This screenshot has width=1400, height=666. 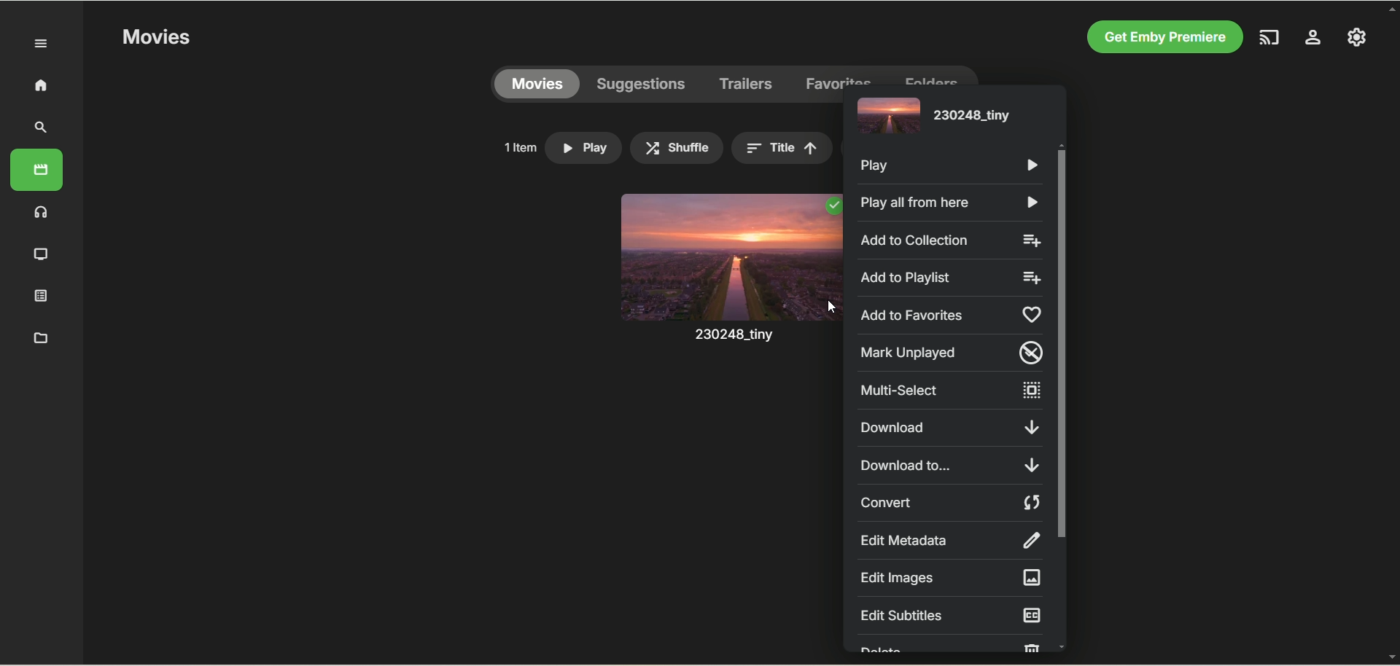 What do you see at coordinates (782, 148) in the screenshot?
I see `title` at bounding box center [782, 148].